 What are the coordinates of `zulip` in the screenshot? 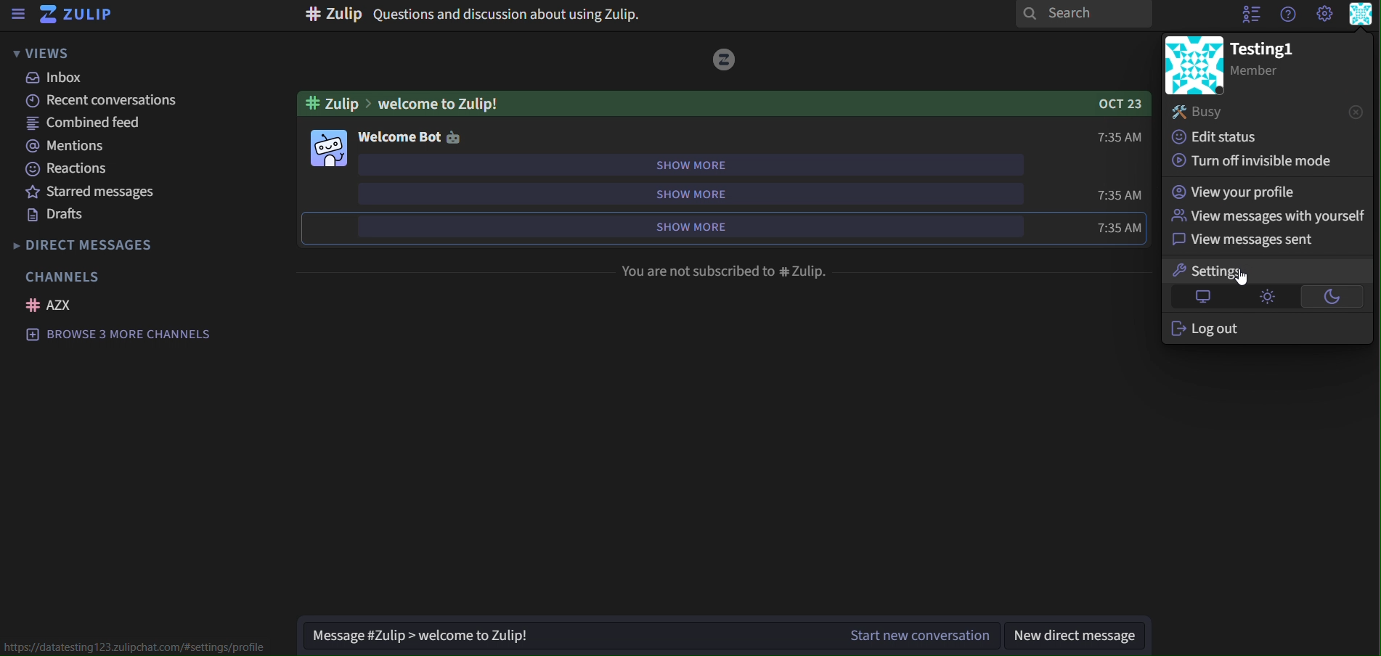 It's located at (78, 15).